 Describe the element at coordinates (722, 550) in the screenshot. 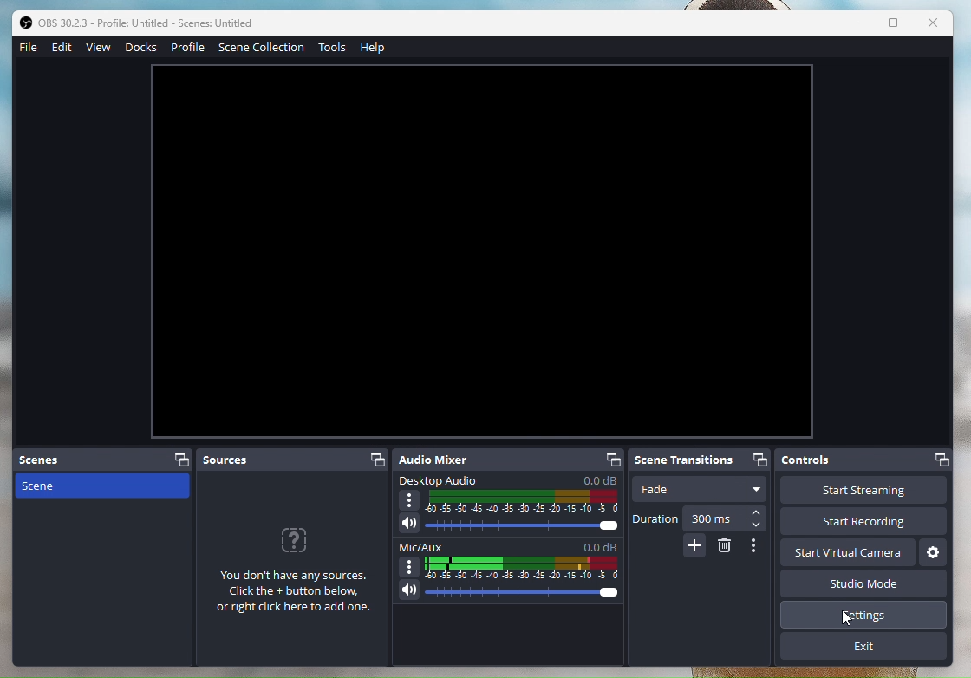

I see `Erase` at that location.